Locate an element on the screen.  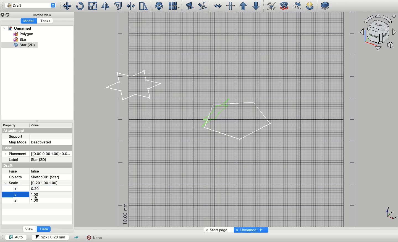
Mirror is located at coordinates (105, 6).